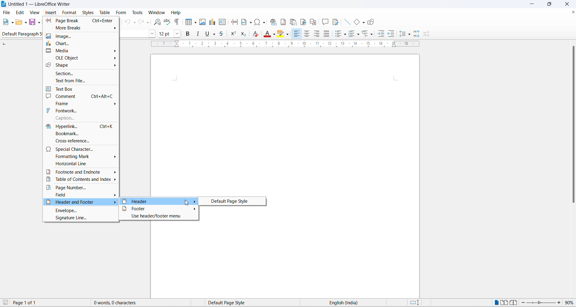 The image size is (576, 307). What do you see at coordinates (128, 22) in the screenshot?
I see `undo` at bounding box center [128, 22].